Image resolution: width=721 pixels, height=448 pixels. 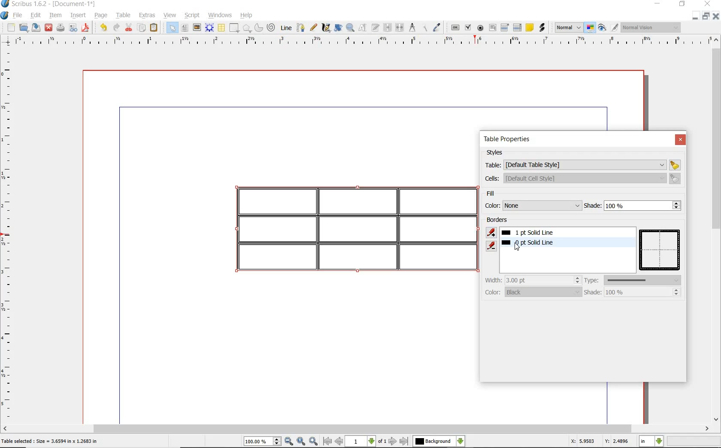 What do you see at coordinates (116, 28) in the screenshot?
I see `redo` at bounding box center [116, 28].